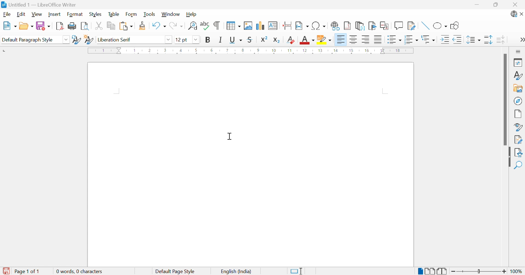  What do you see at coordinates (366, 40) in the screenshot?
I see `Align right` at bounding box center [366, 40].